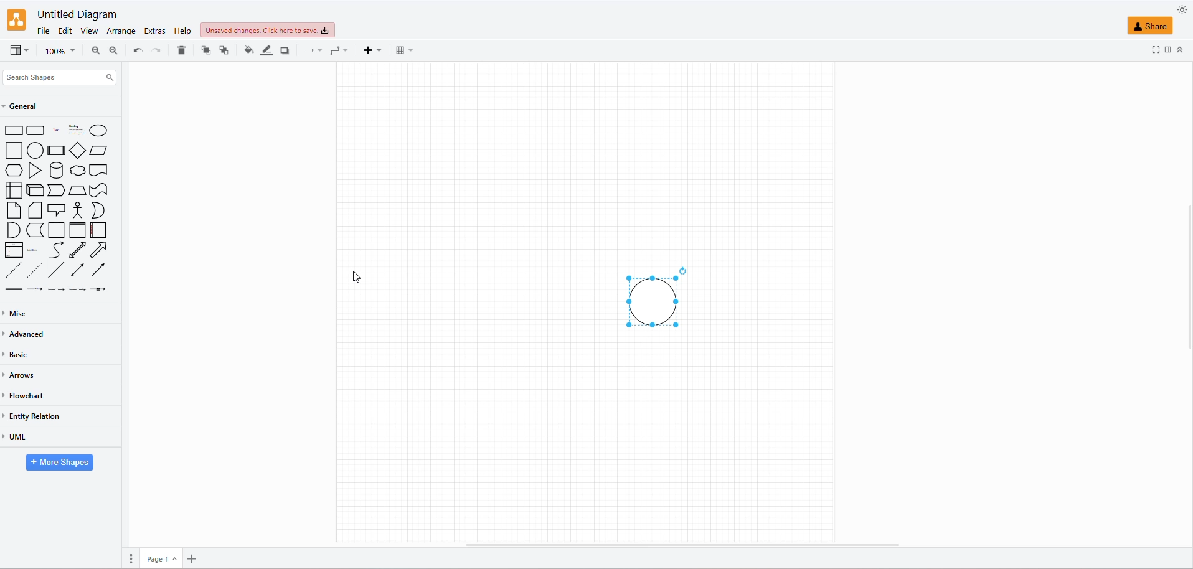 Image resolution: width=1193 pixels, height=569 pixels. Describe the element at coordinates (66, 132) in the screenshot. I see `shape` at that location.